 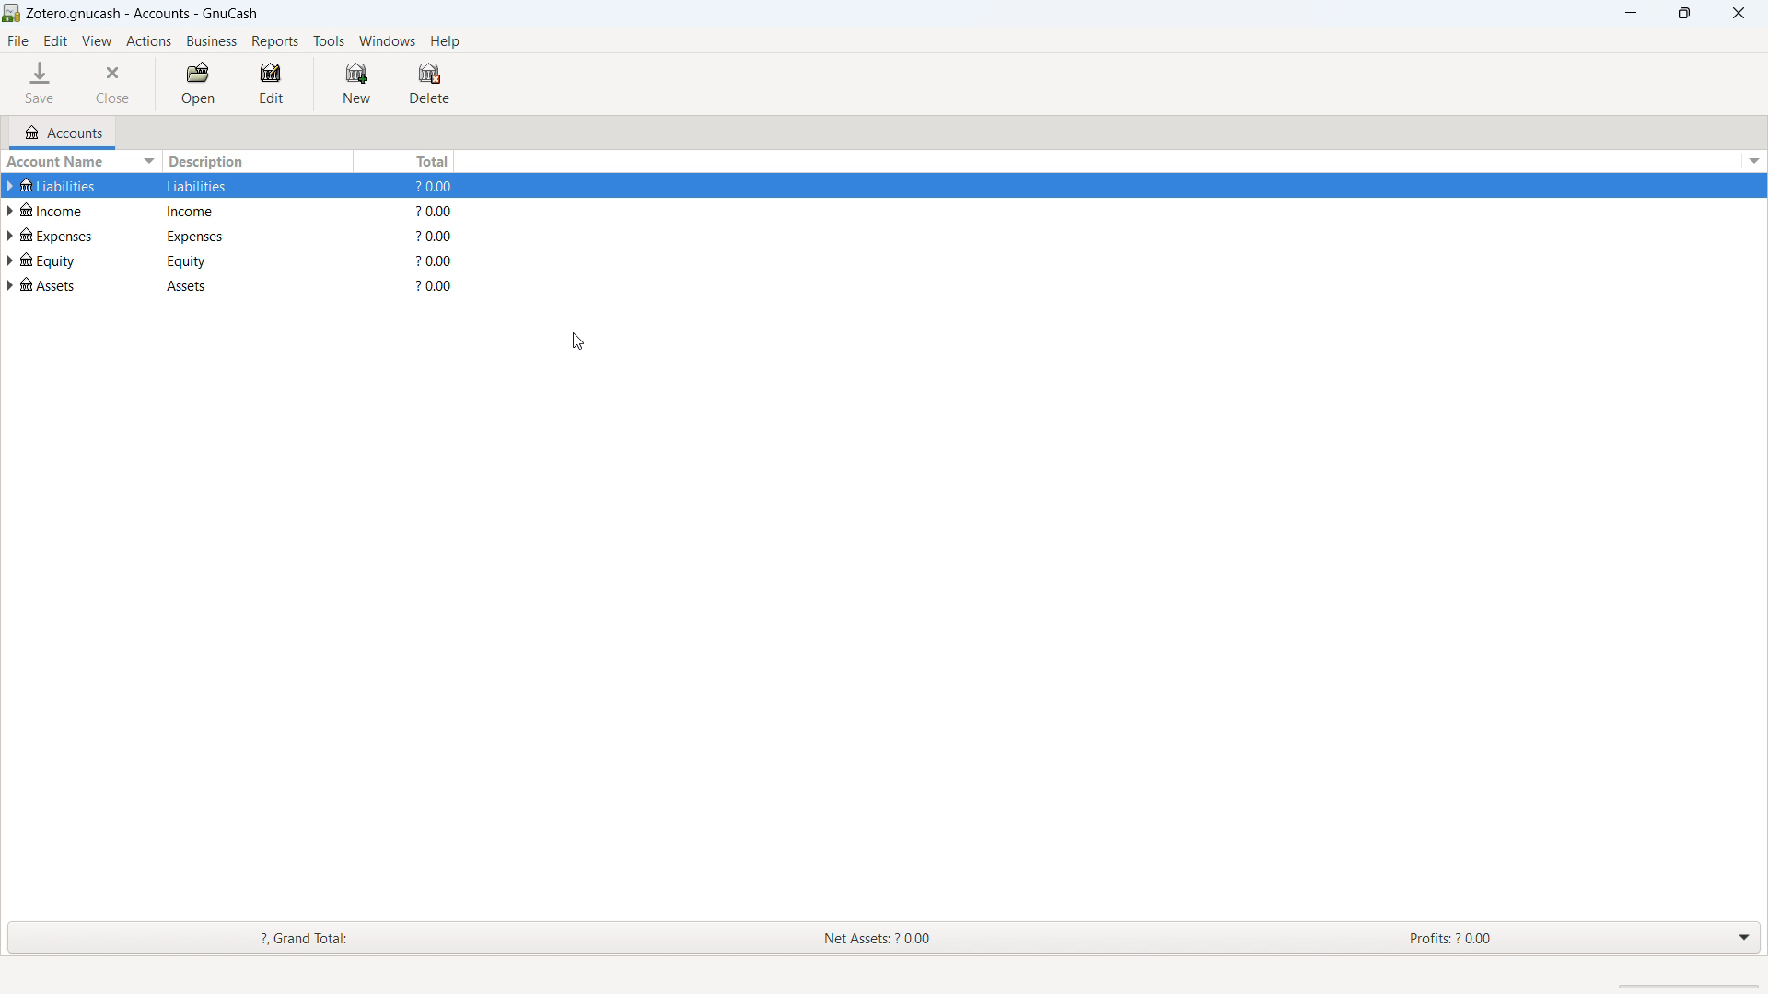 I want to click on actions, so click(x=149, y=42).